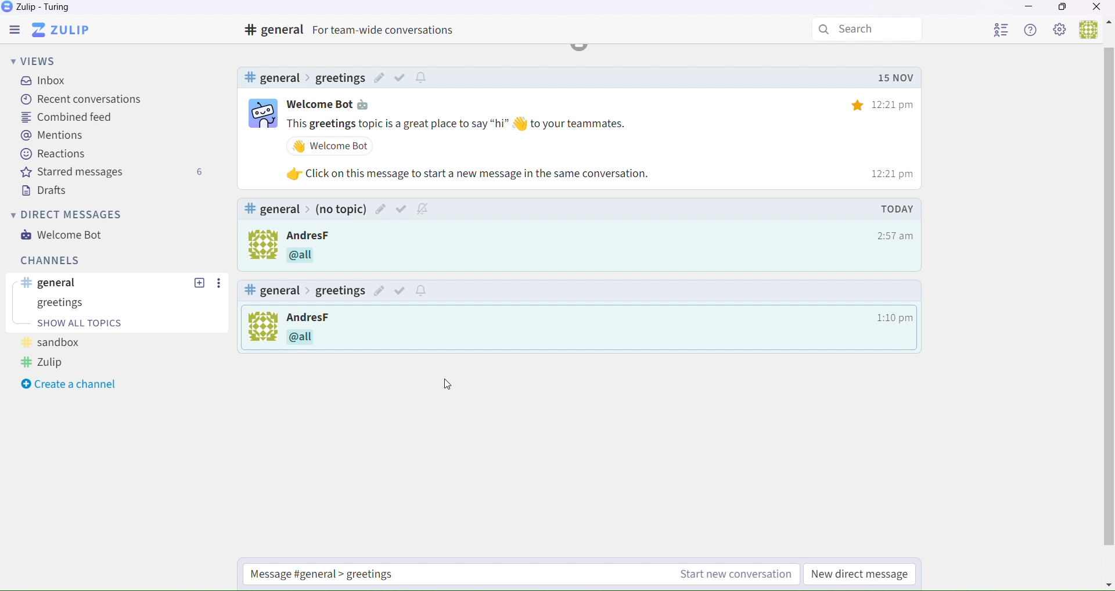 The width and height of the screenshot is (1115, 591). Describe the element at coordinates (731, 576) in the screenshot. I see `Start a new conversation` at that location.